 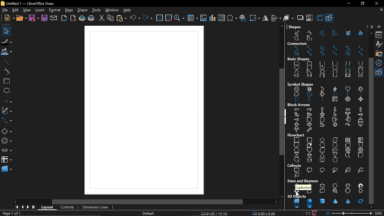 I want to click on attach, so click(x=54, y=18).